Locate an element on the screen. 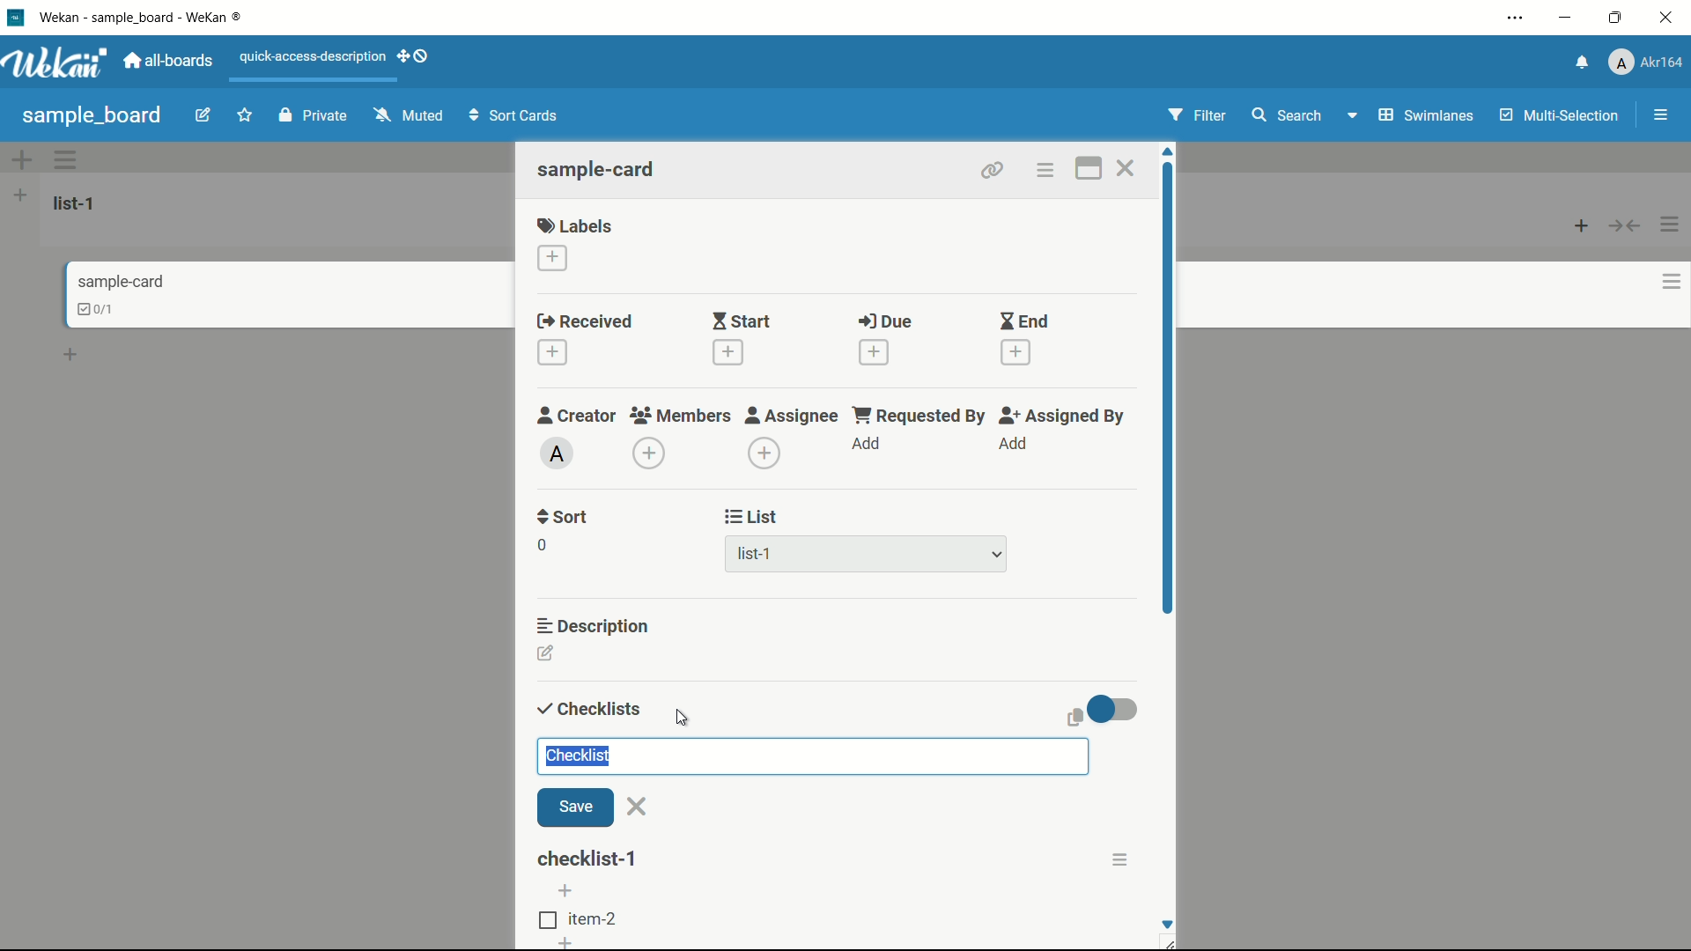  add date is located at coordinates (726, 352).